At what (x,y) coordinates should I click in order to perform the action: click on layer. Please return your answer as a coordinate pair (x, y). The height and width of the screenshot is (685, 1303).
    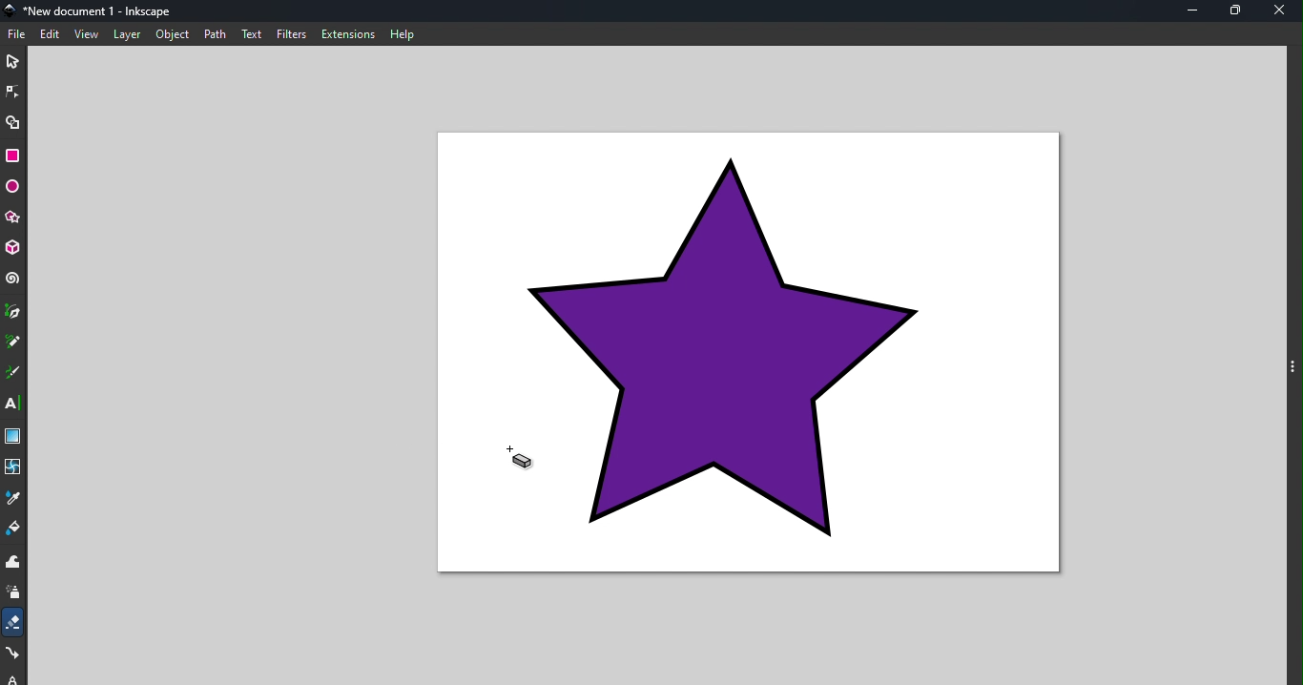
    Looking at the image, I should click on (127, 34).